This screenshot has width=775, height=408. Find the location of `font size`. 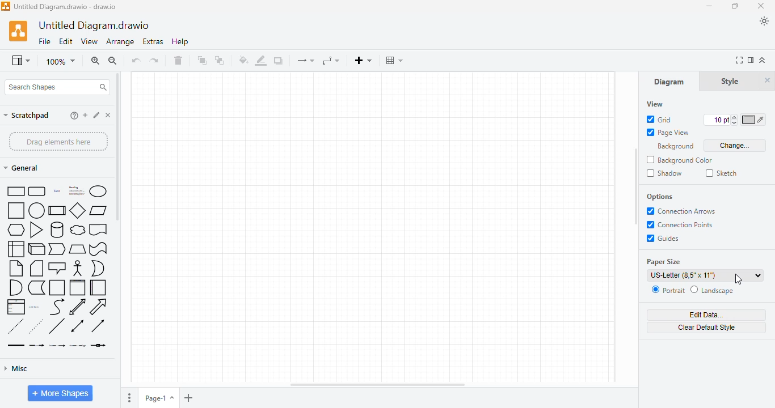

font size is located at coordinates (721, 120).